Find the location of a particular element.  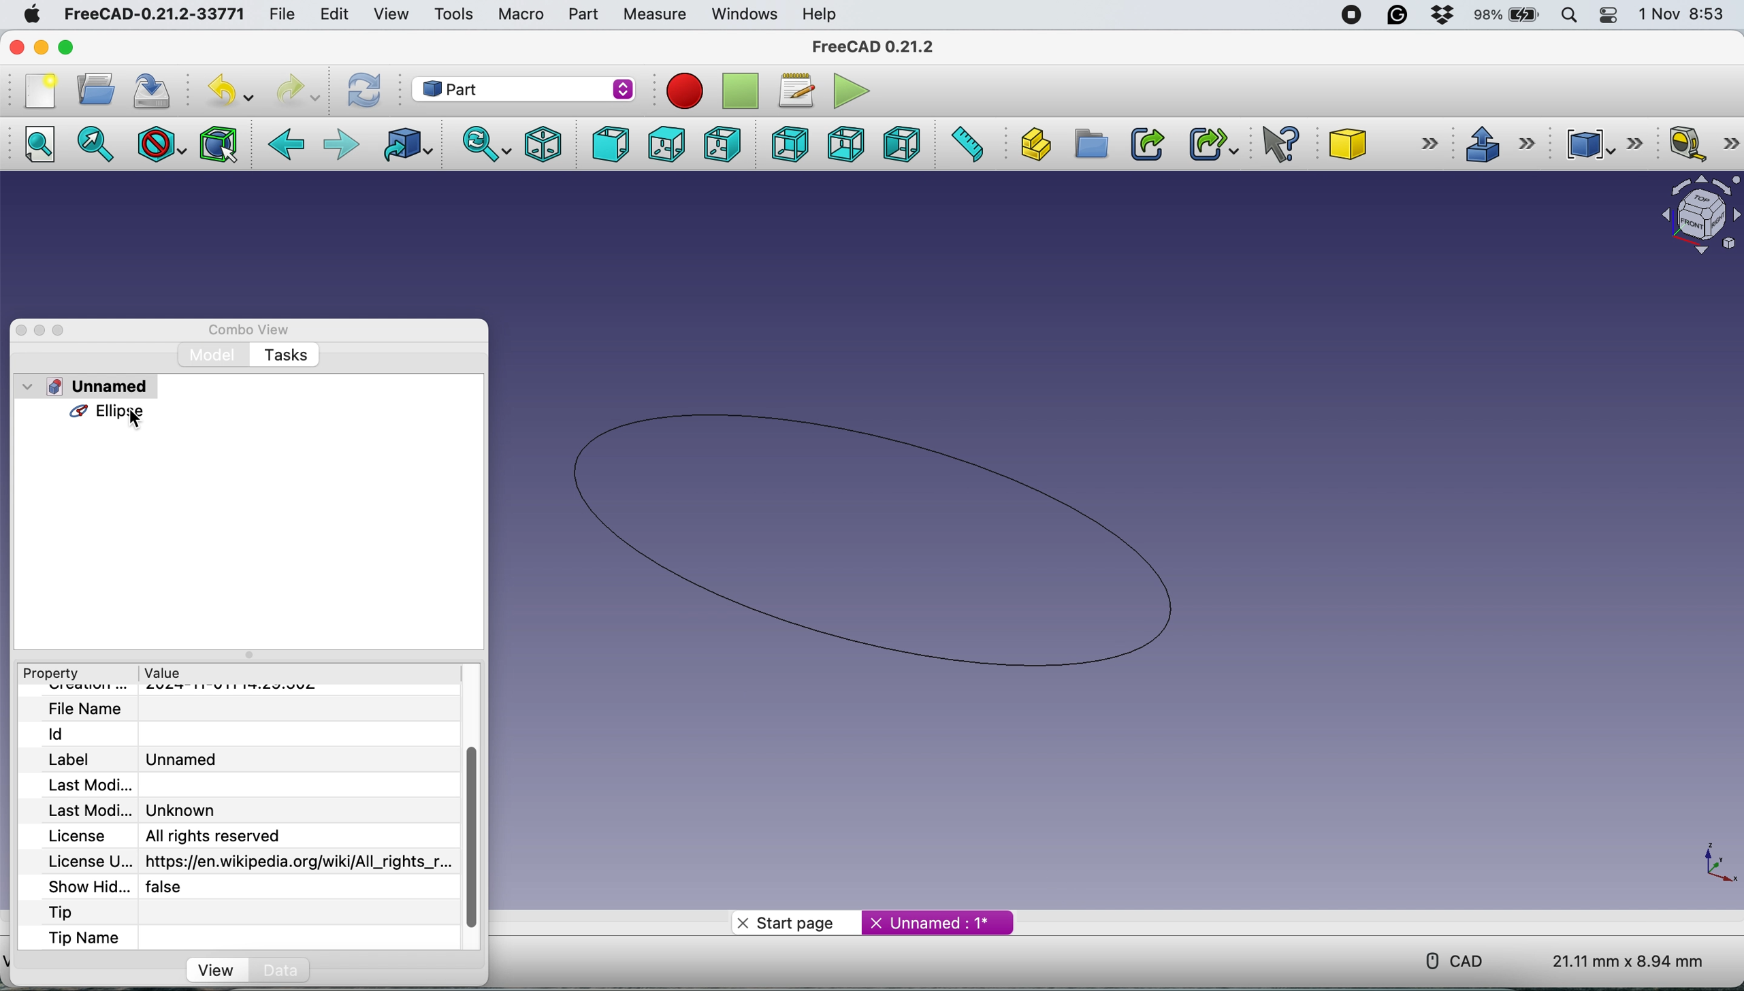

control center is located at coordinates (1606, 16).